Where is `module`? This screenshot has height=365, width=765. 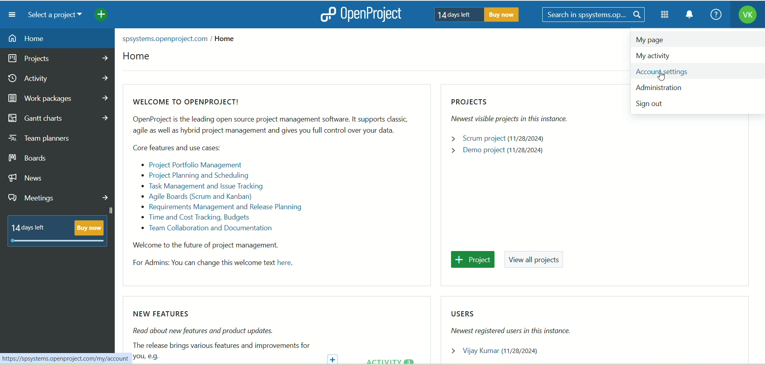
module is located at coordinates (666, 15).